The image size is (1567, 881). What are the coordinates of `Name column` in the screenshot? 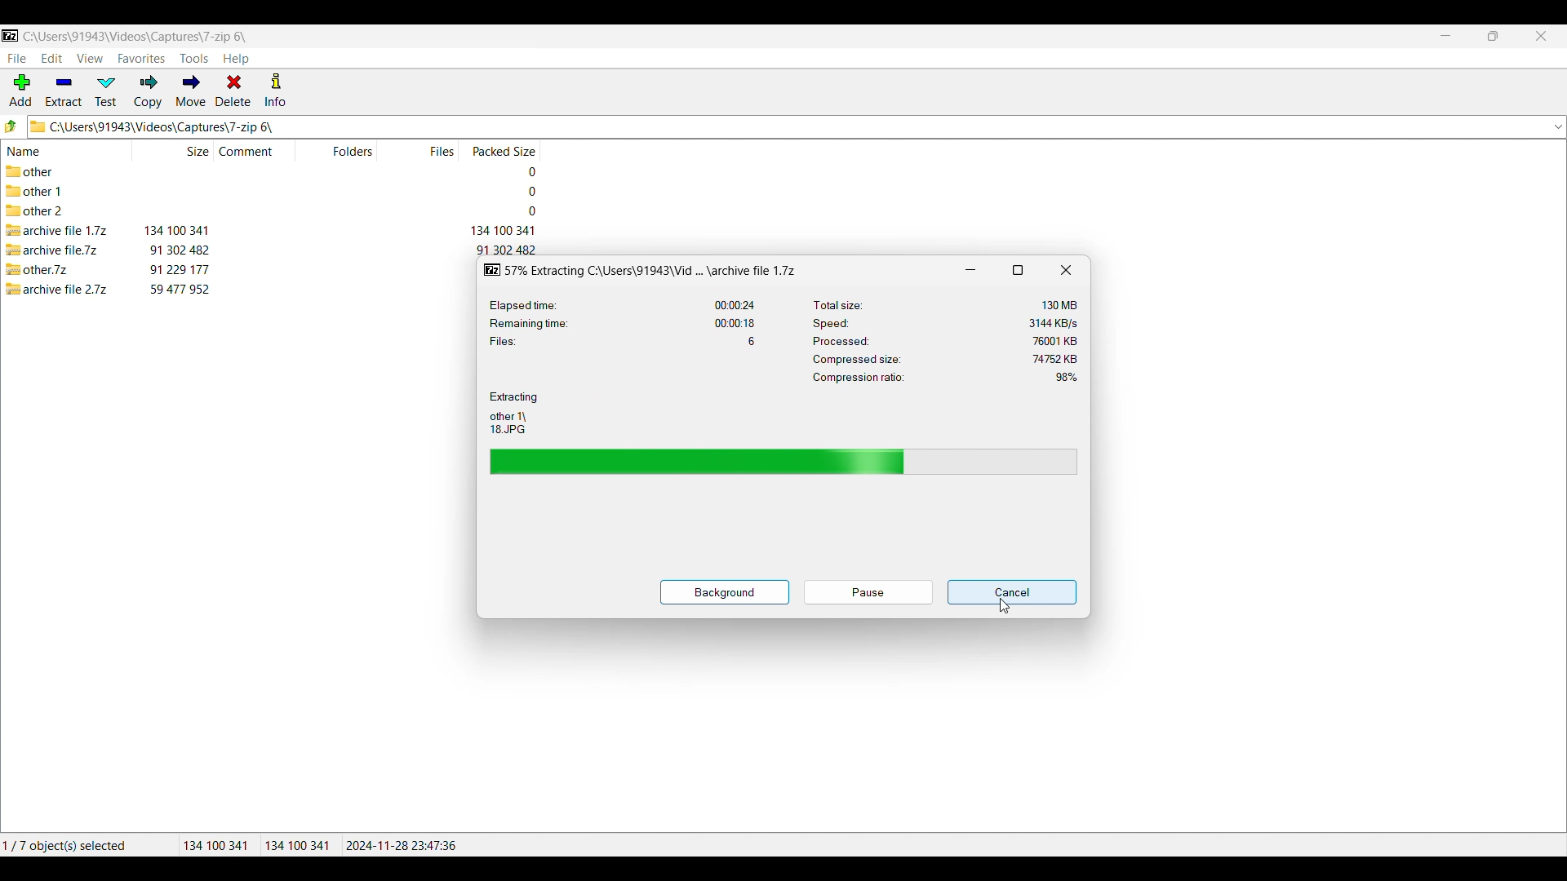 It's located at (51, 152).